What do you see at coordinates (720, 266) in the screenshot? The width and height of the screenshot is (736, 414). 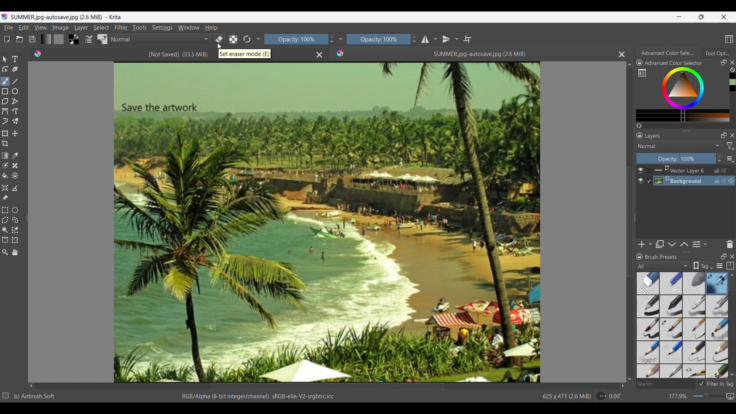 I see `Display settings` at bounding box center [720, 266].